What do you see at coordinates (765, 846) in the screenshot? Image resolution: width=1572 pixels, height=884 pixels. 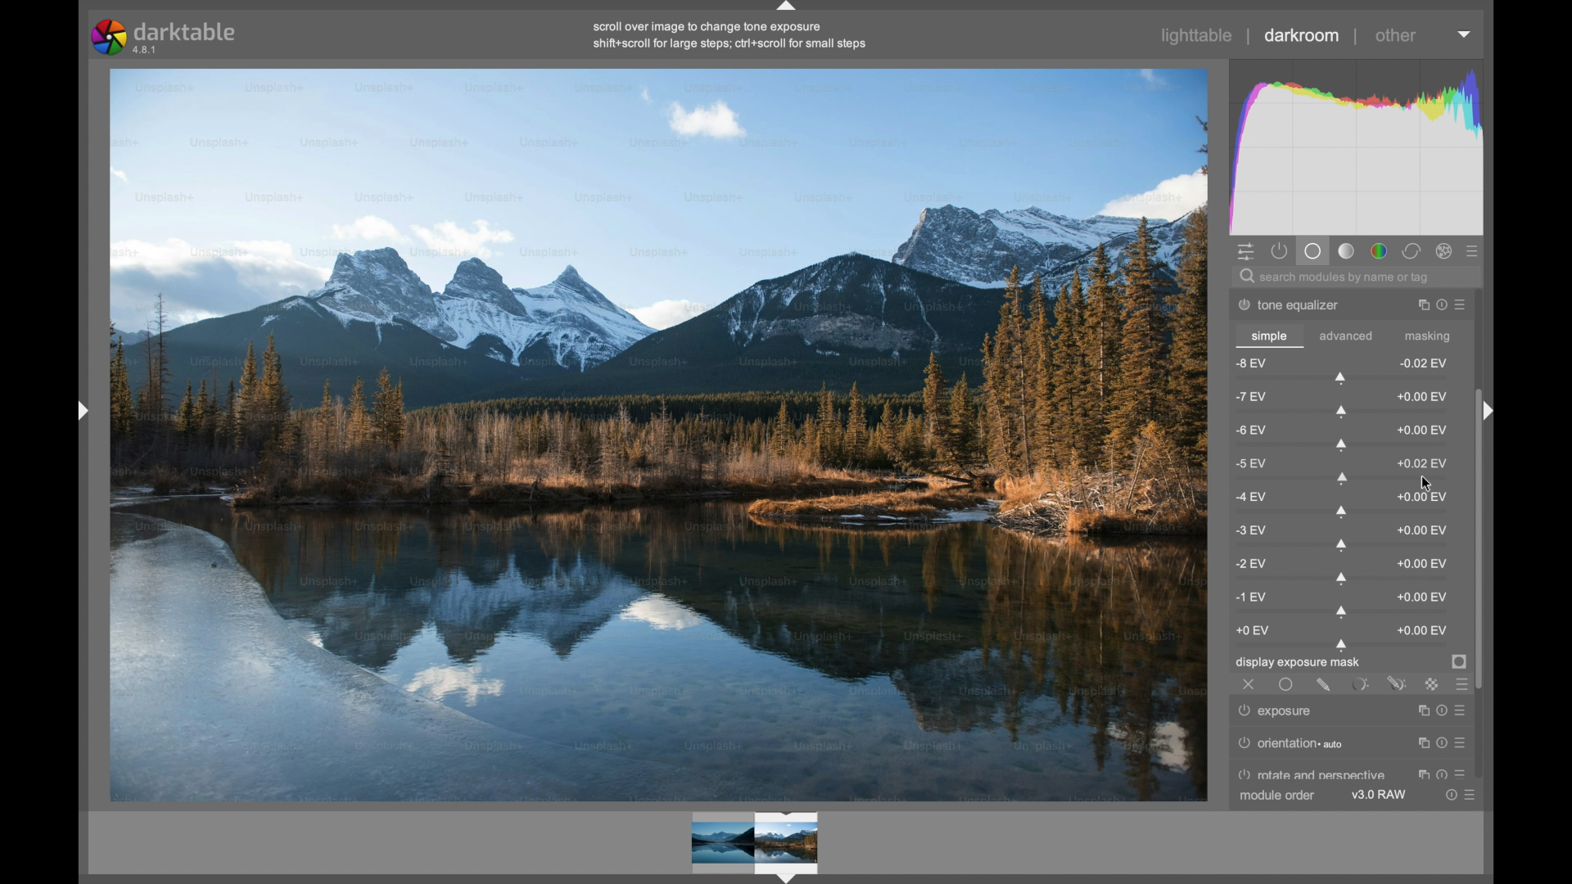 I see `Preview` at bounding box center [765, 846].